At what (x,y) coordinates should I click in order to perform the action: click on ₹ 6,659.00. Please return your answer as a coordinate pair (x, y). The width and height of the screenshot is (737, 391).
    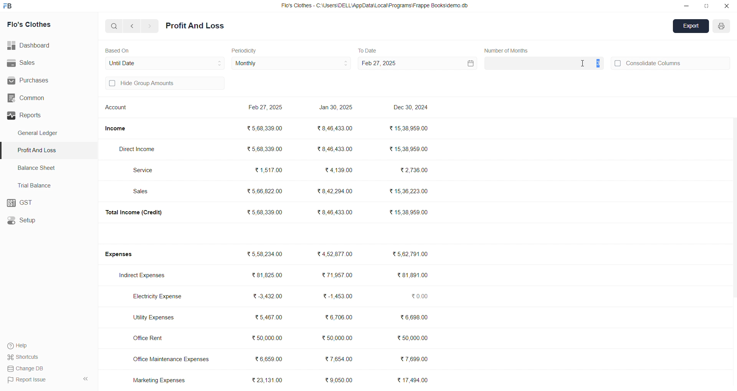
    Looking at the image, I should click on (272, 358).